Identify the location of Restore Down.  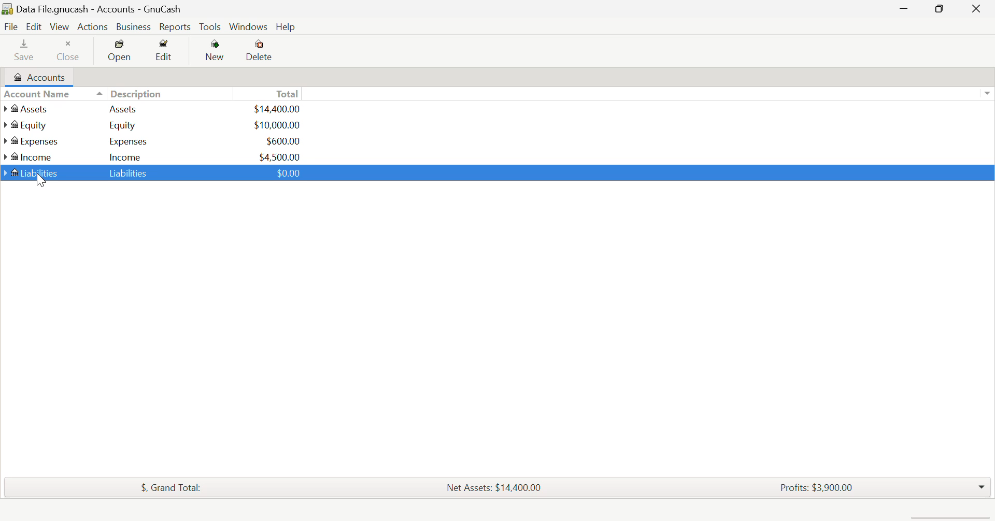
(904, 10).